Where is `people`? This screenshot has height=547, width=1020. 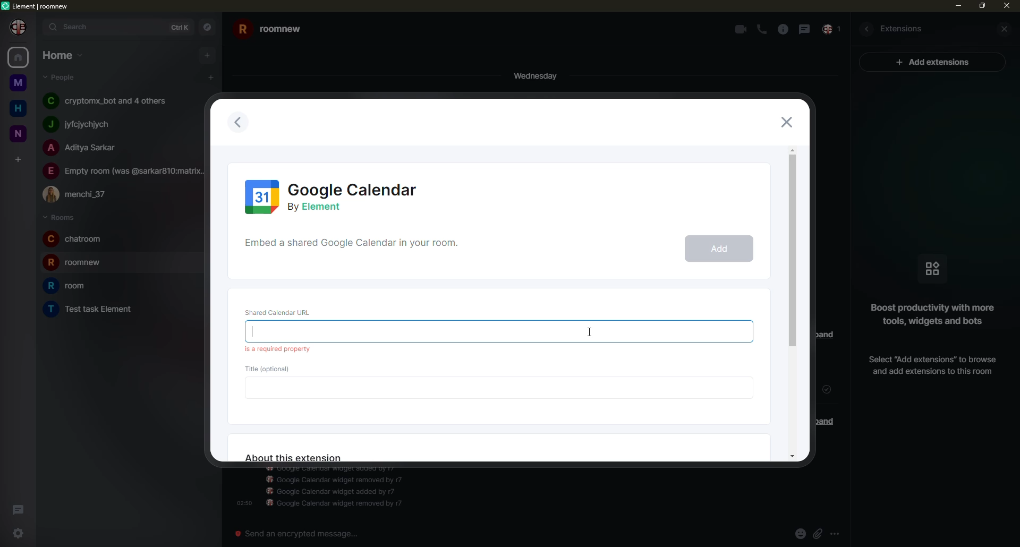
people is located at coordinates (78, 125).